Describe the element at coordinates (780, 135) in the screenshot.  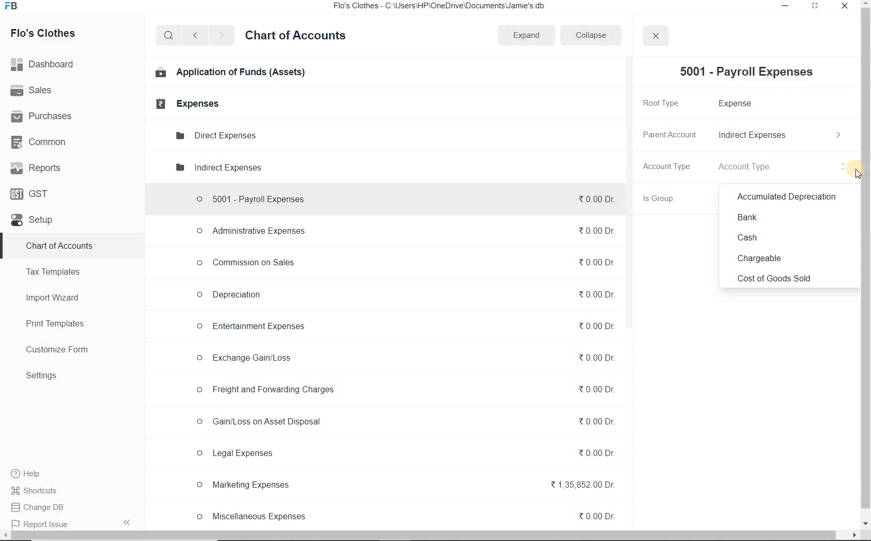
I see `Indirect Expenses` at that location.